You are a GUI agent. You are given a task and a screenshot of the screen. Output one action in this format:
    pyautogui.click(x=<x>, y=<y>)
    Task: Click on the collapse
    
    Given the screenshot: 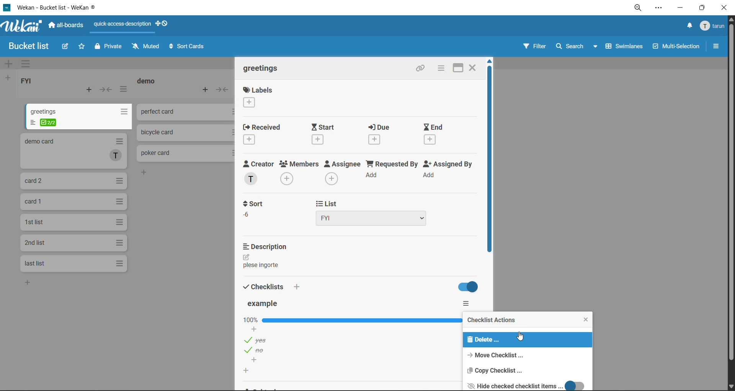 What is the action you would take?
    pyautogui.click(x=106, y=90)
    